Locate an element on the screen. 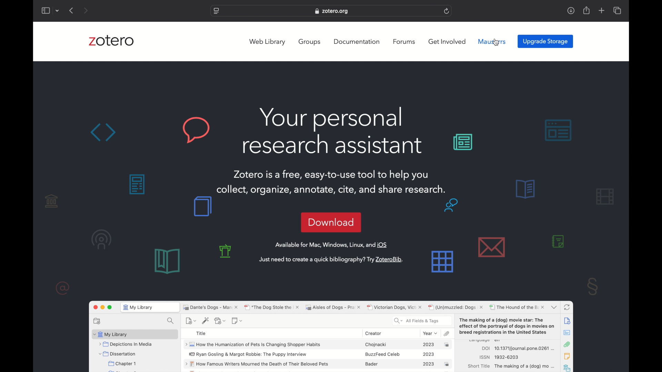  mauserrs is located at coordinates (492, 42).